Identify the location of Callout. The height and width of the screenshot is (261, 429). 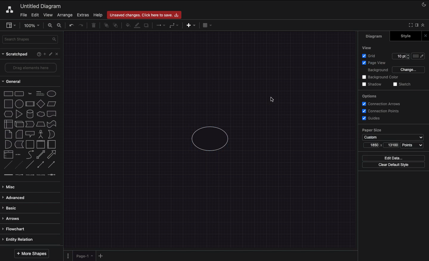
(30, 134).